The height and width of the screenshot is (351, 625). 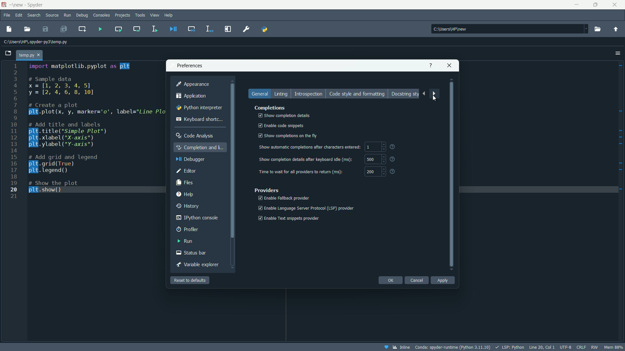 I want to click on source, so click(x=52, y=16).